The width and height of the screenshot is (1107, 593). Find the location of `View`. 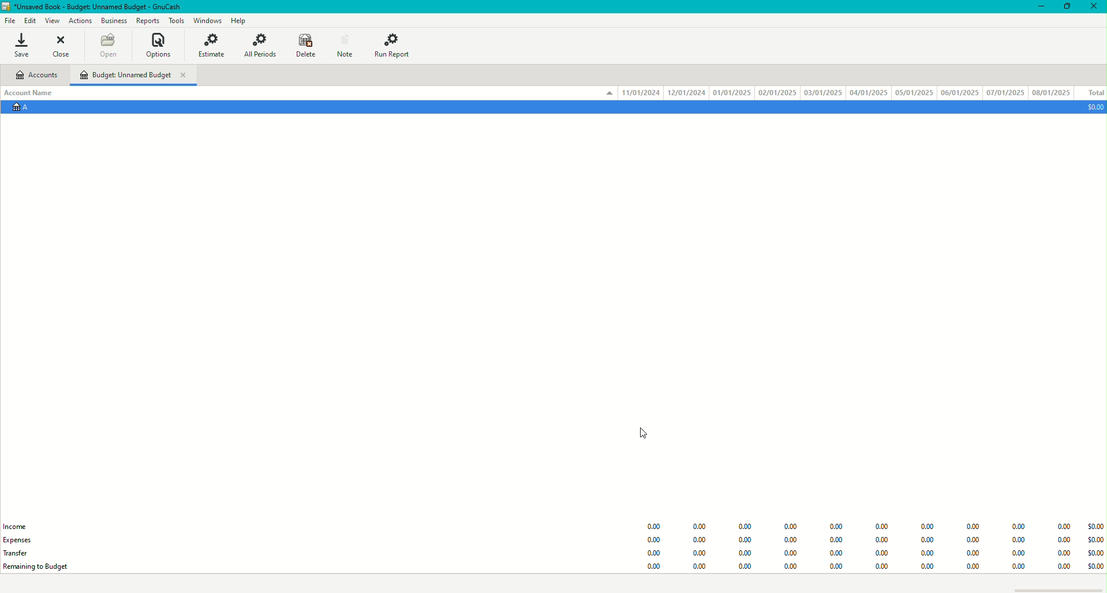

View is located at coordinates (51, 21).